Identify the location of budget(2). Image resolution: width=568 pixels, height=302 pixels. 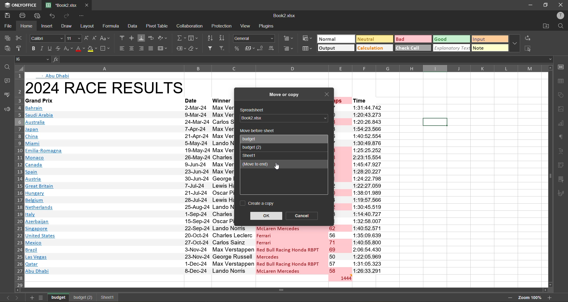
(83, 298).